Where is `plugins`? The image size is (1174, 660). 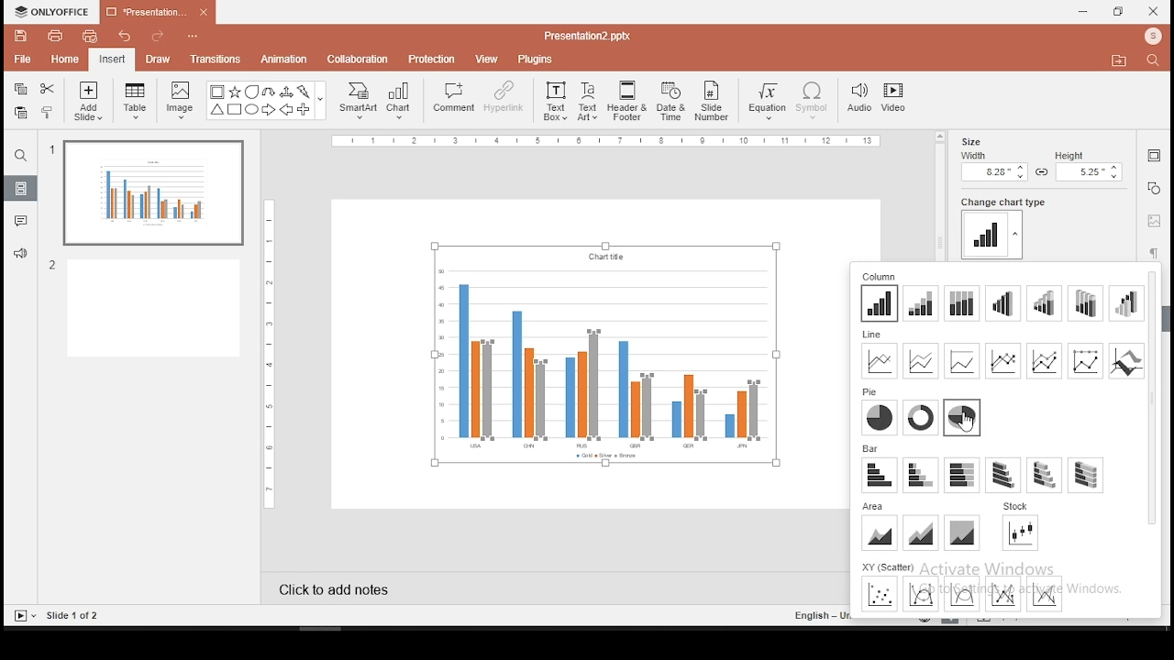
plugins is located at coordinates (534, 59).